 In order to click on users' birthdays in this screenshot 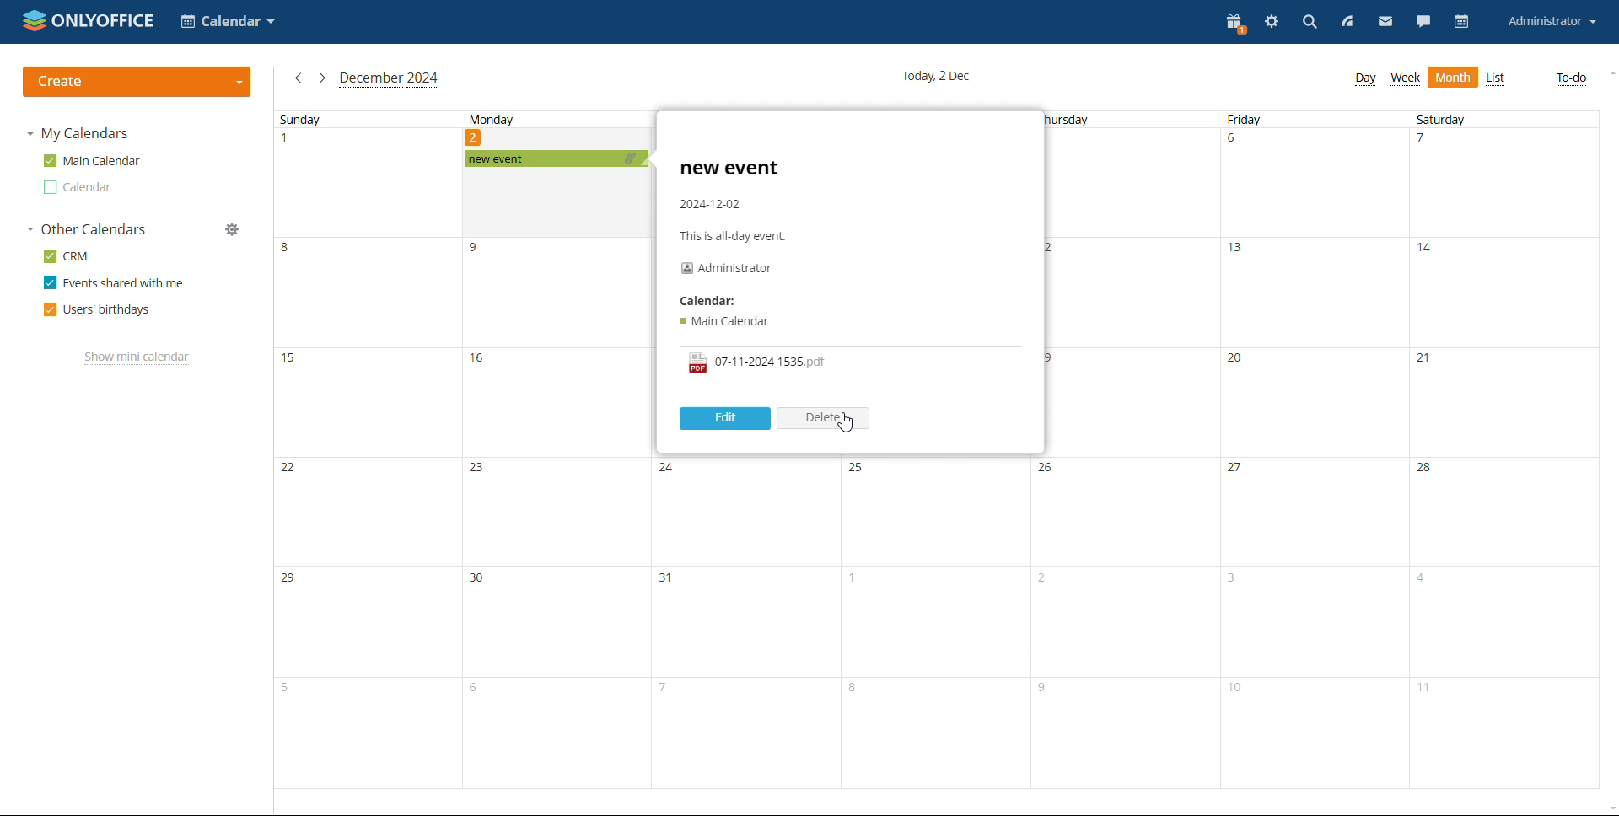, I will do `click(96, 309)`.